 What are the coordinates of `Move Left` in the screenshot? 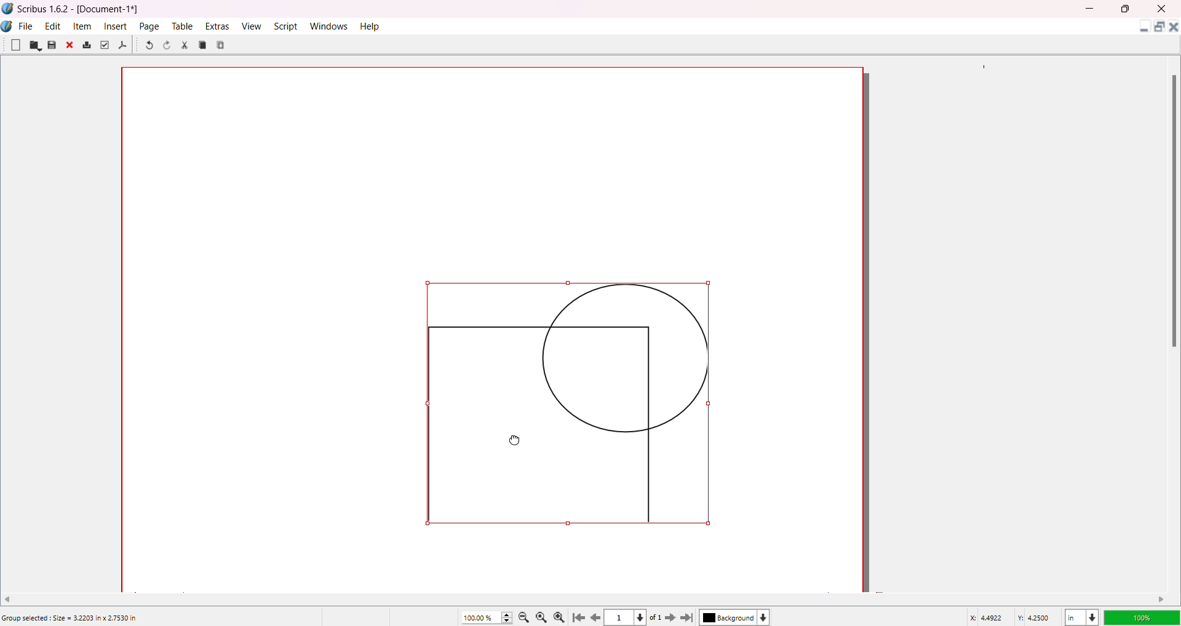 It's located at (12, 598).